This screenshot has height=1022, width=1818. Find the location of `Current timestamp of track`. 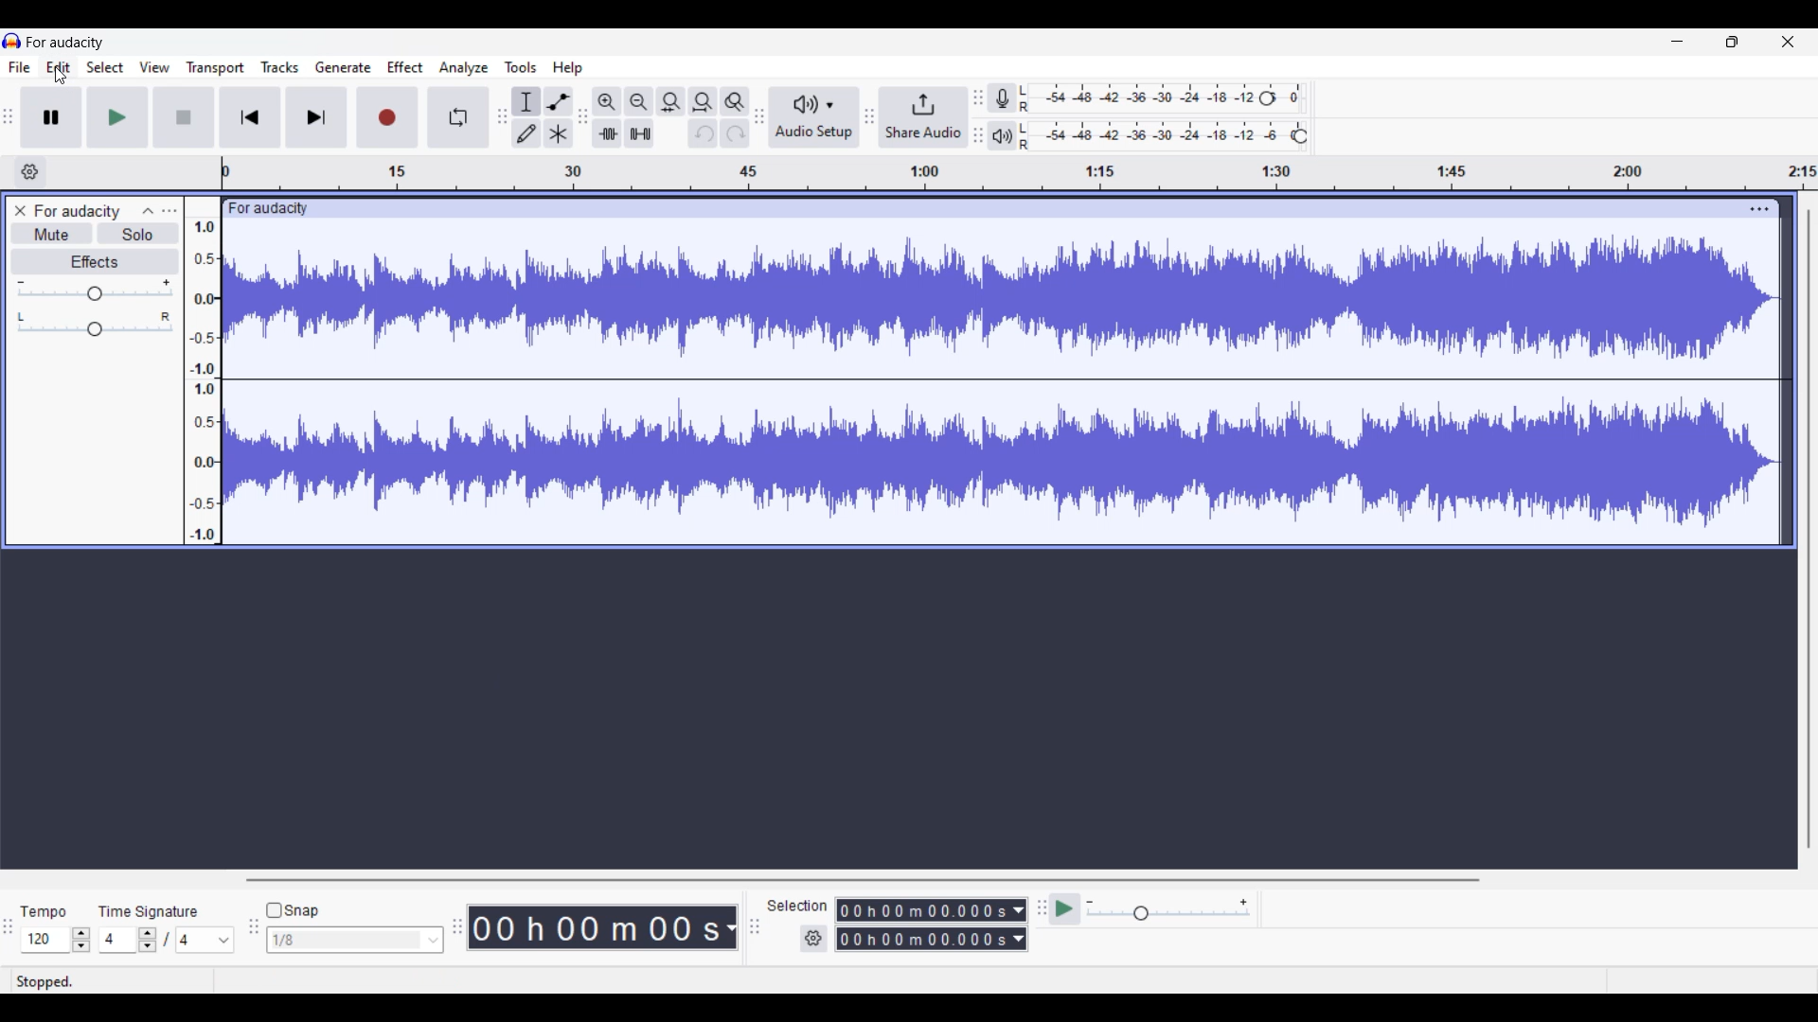

Current timestamp of track is located at coordinates (603, 927).